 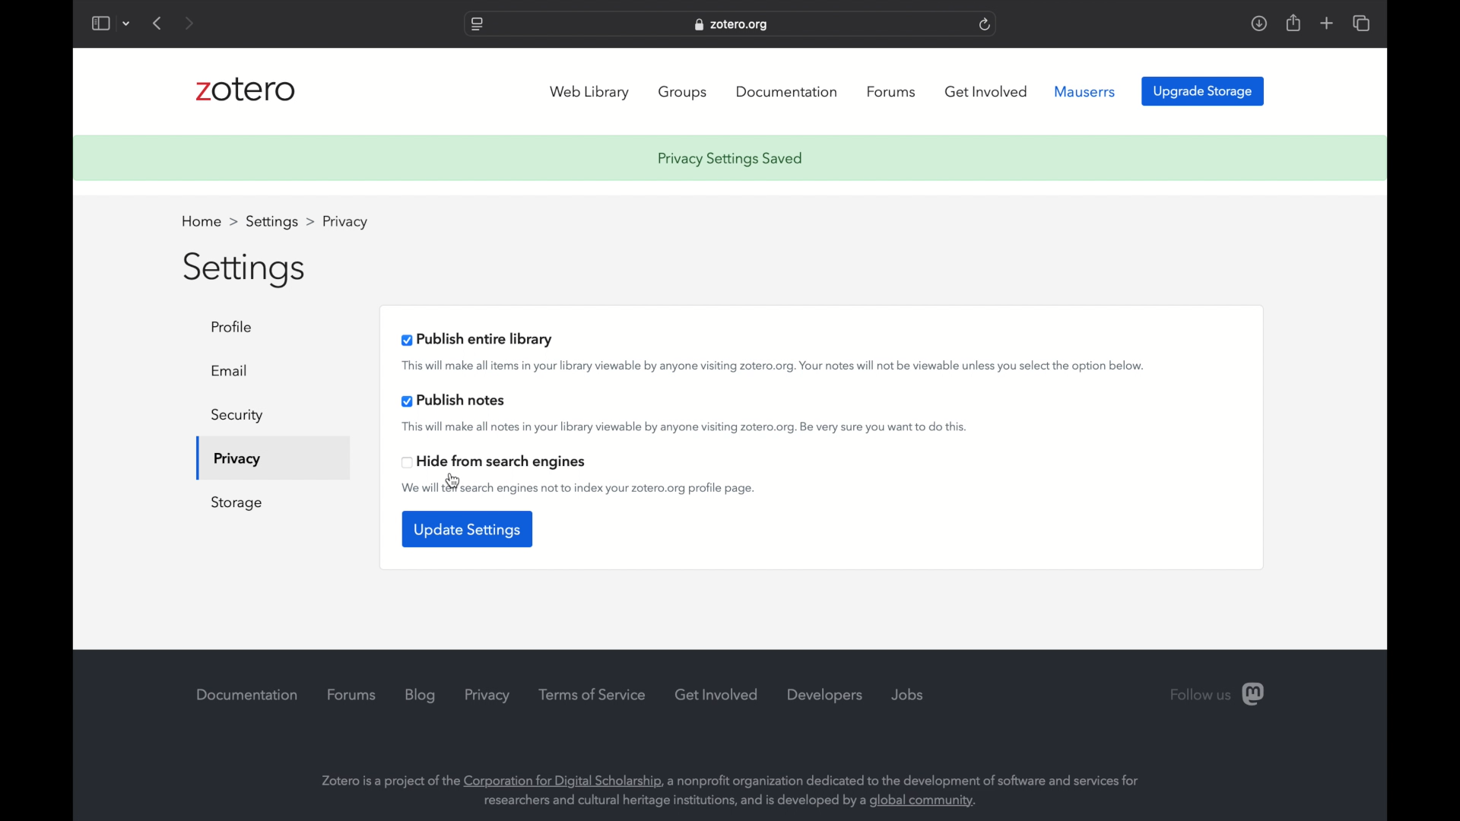 What do you see at coordinates (101, 23) in the screenshot?
I see `show sidebar` at bounding box center [101, 23].